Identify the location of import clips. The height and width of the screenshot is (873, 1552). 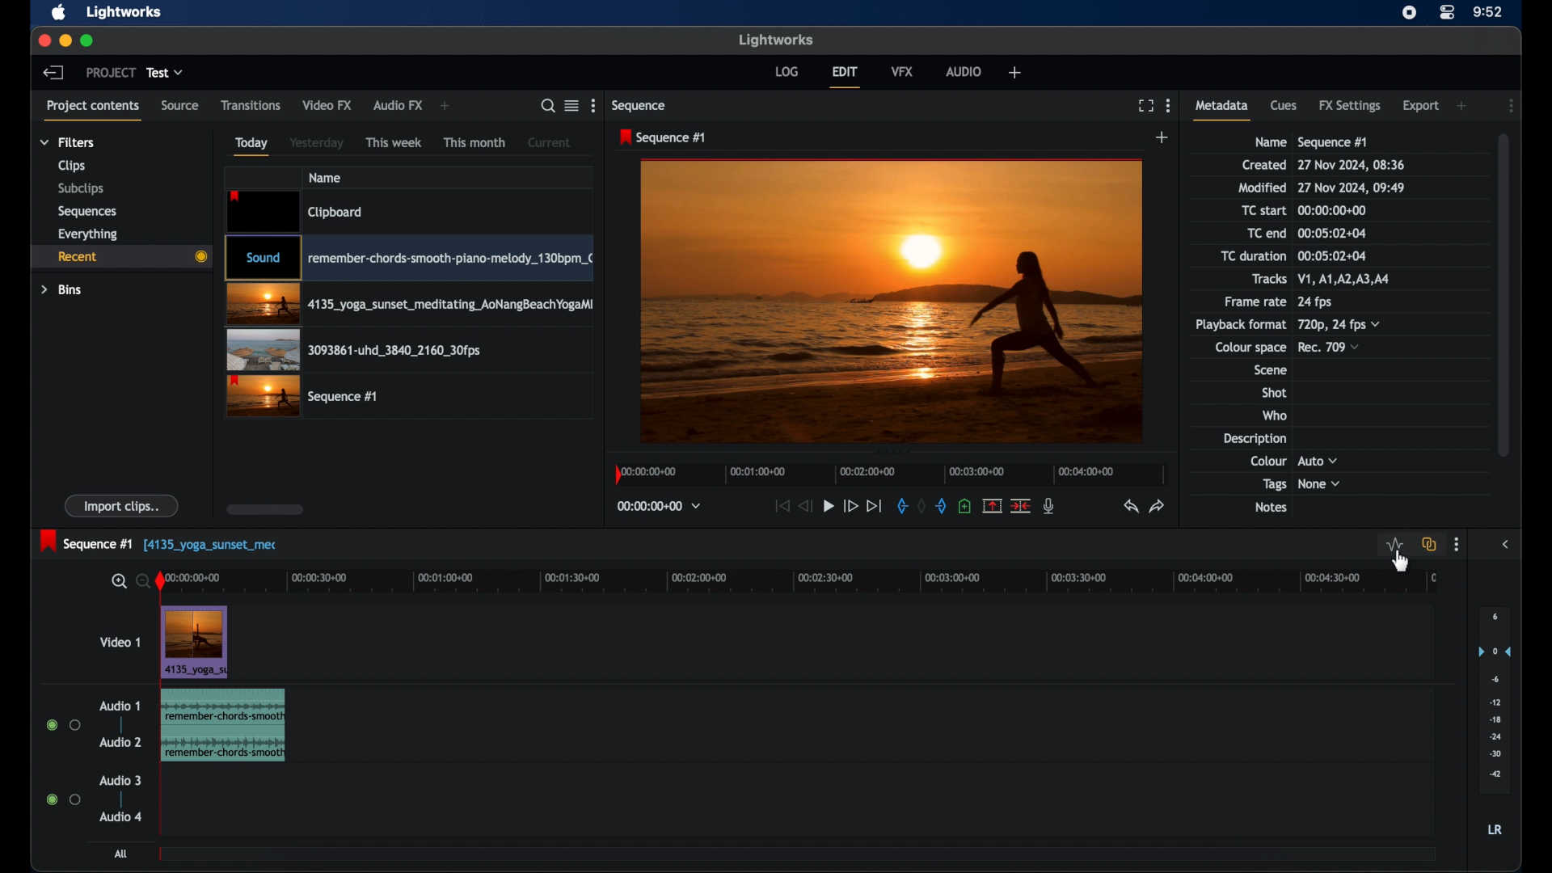
(122, 505).